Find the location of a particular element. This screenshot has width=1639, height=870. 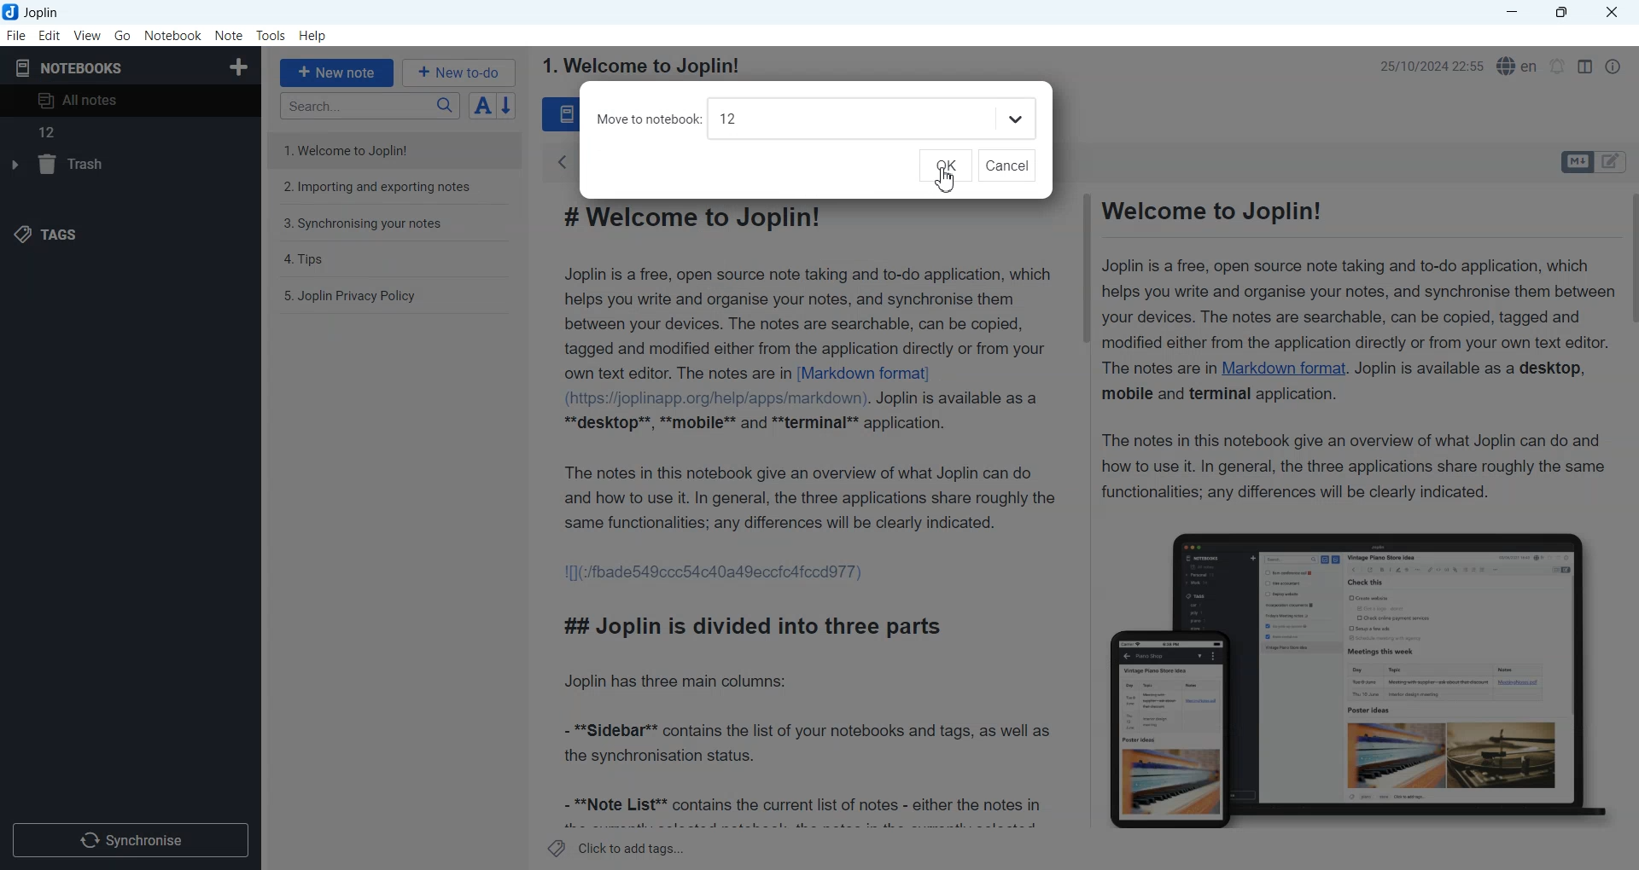

Help is located at coordinates (314, 37).